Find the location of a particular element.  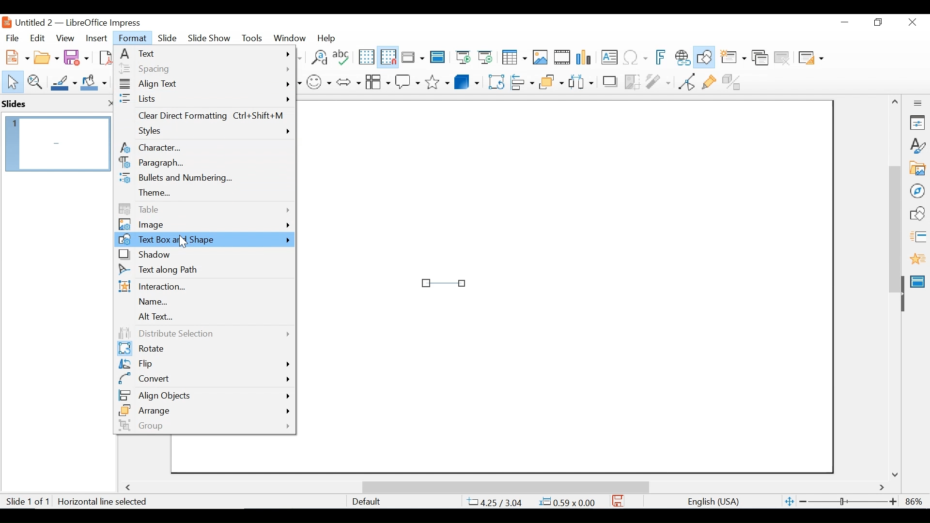

Block Arrows is located at coordinates (348, 81).